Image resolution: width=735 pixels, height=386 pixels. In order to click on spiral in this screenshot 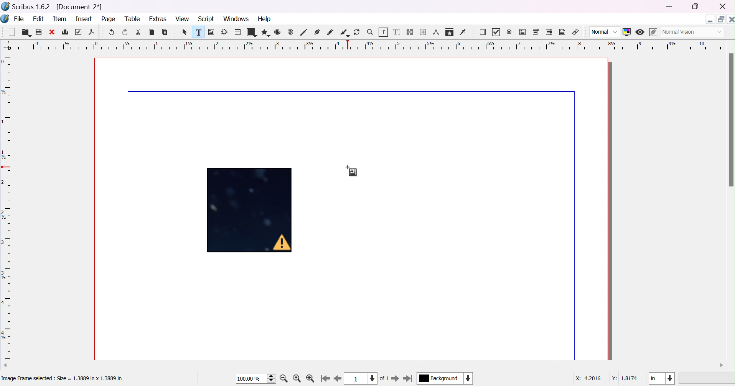, I will do `click(290, 31)`.